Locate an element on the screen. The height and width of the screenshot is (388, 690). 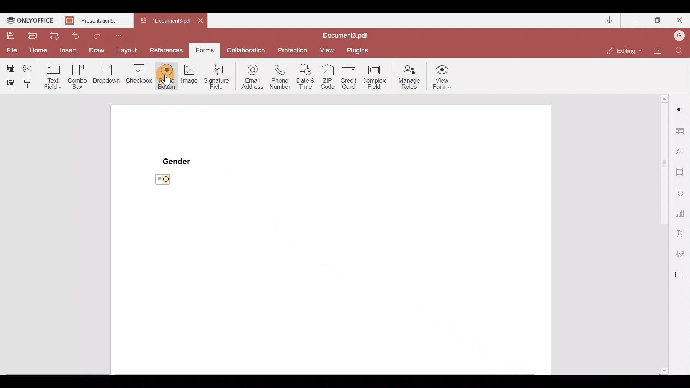
Print file is located at coordinates (33, 35).